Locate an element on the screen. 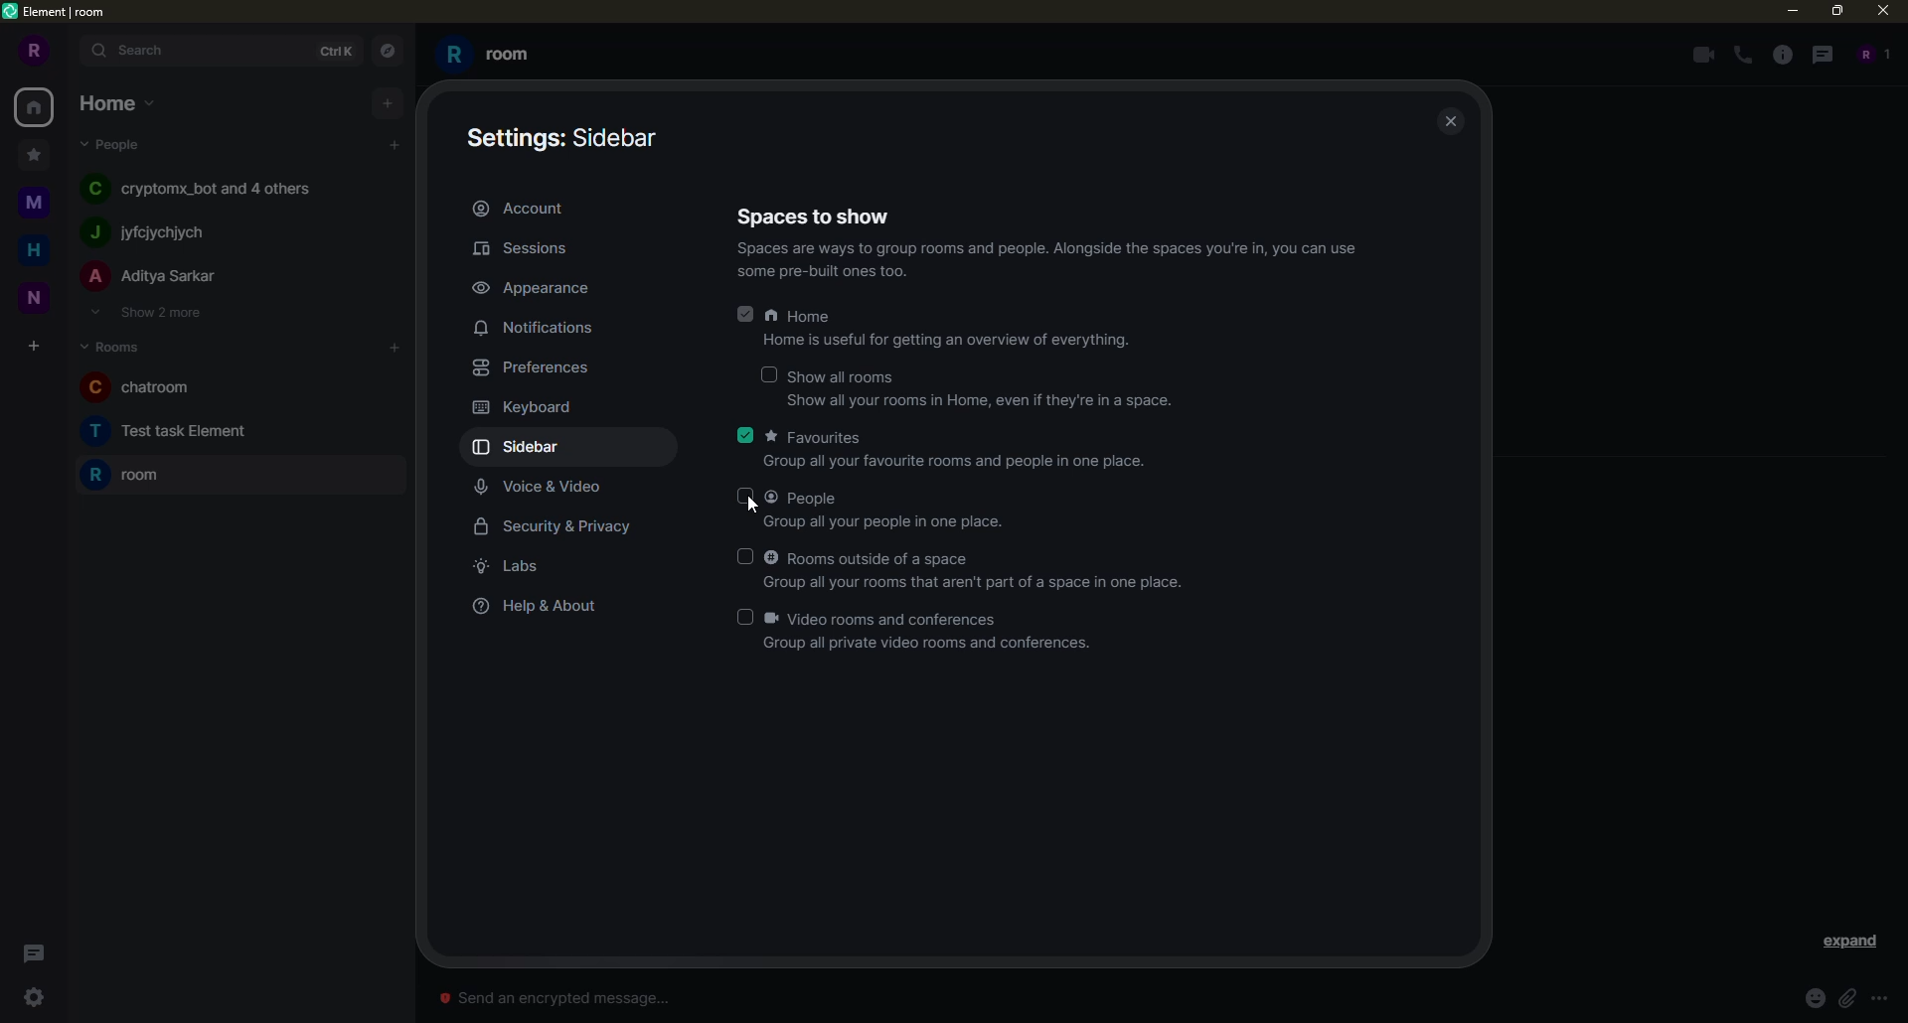  sidebar is located at coordinates (522, 448).